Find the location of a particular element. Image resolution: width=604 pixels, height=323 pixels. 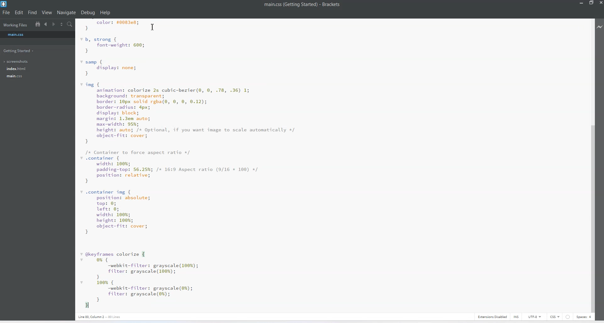

Getting Started is located at coordinates (19, 51).